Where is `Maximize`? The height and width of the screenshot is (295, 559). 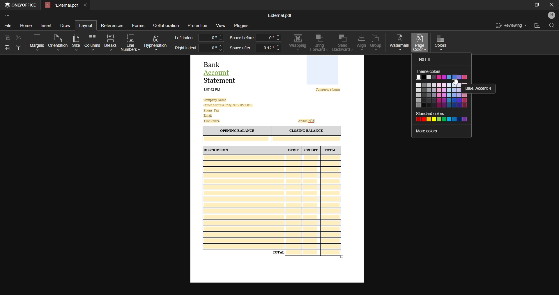
Maximize is located at coordinates (535, 6).